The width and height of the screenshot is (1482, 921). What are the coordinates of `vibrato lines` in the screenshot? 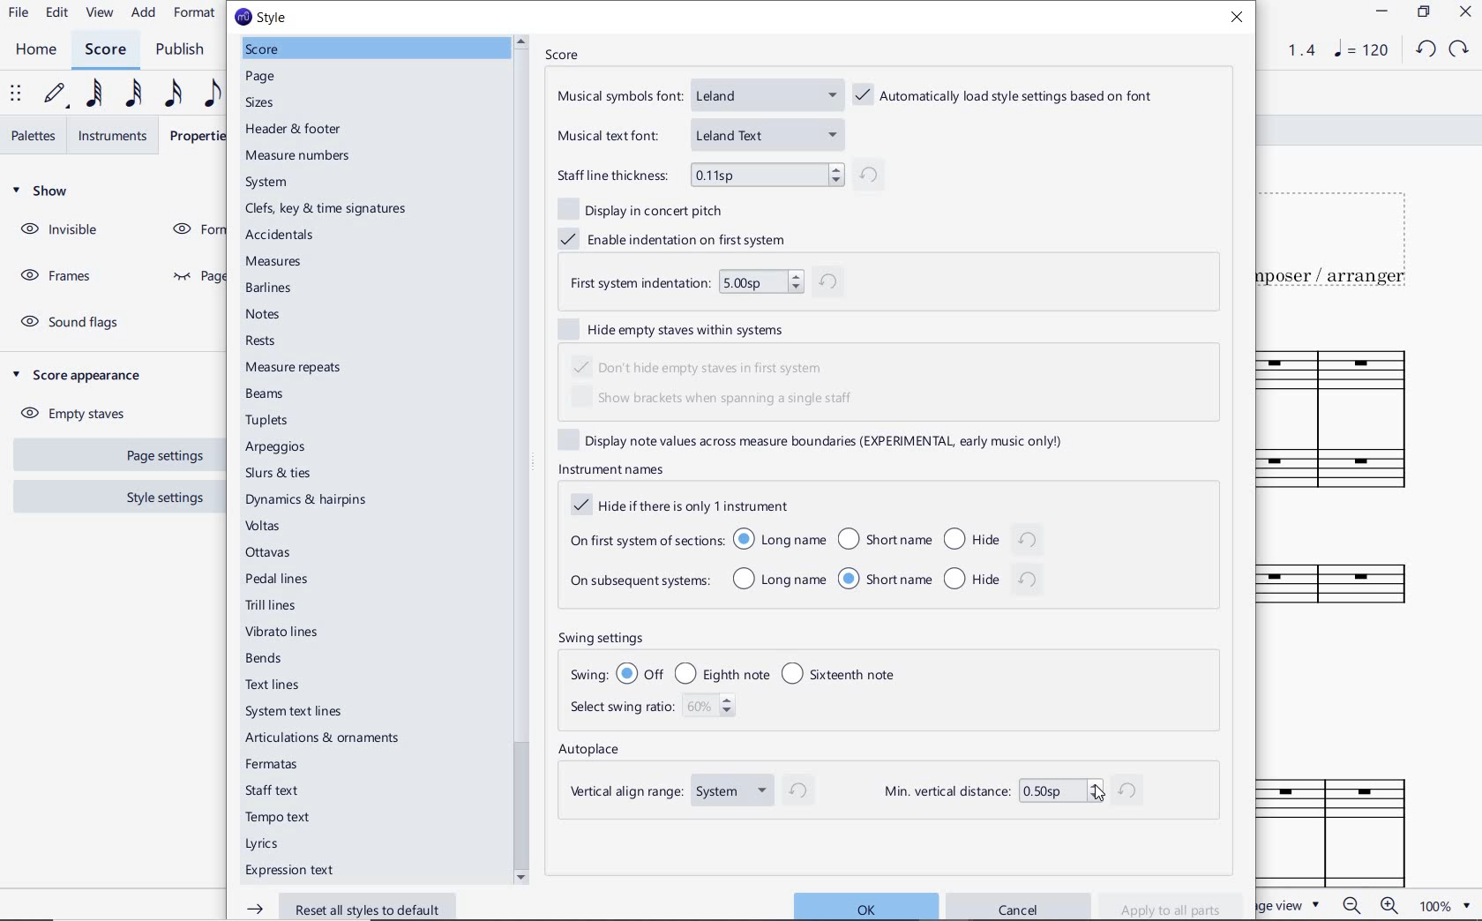 It's located at (281, 634).